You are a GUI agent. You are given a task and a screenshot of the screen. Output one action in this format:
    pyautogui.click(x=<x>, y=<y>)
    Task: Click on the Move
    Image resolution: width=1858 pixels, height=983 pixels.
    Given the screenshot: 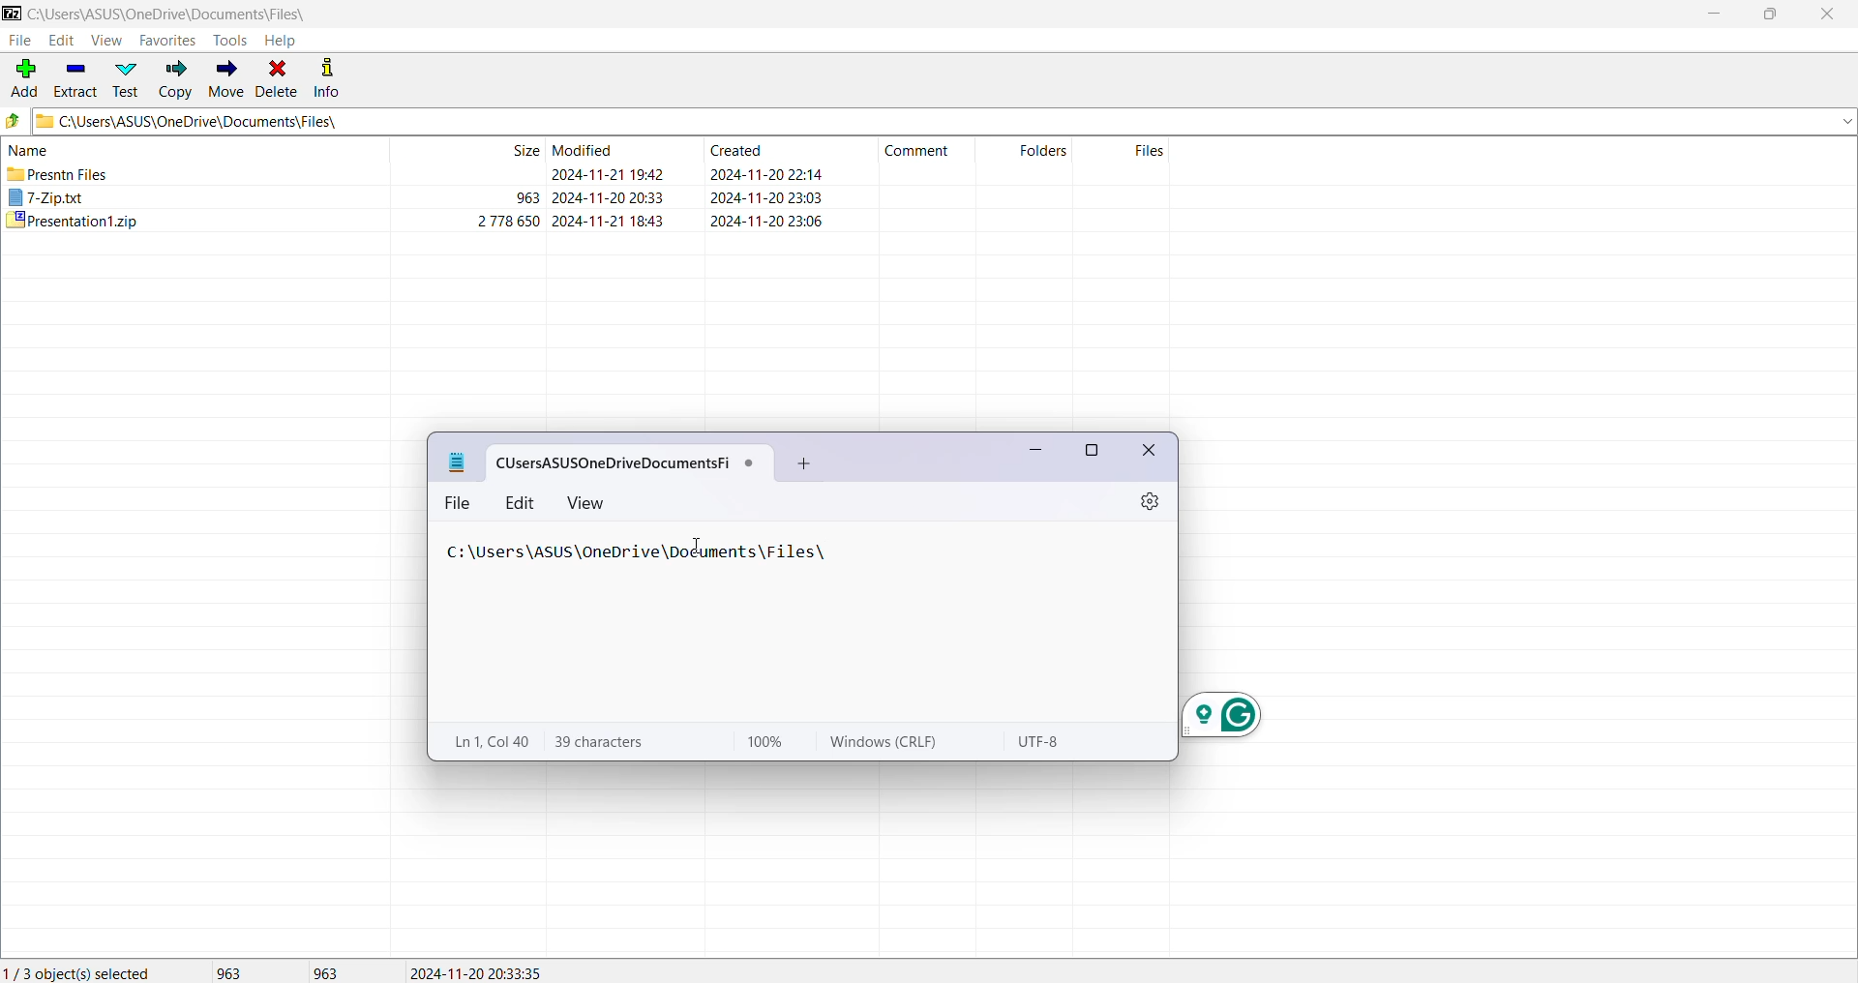 What is the action you would take?
    pyautogui.click(x=225, y=79)
    